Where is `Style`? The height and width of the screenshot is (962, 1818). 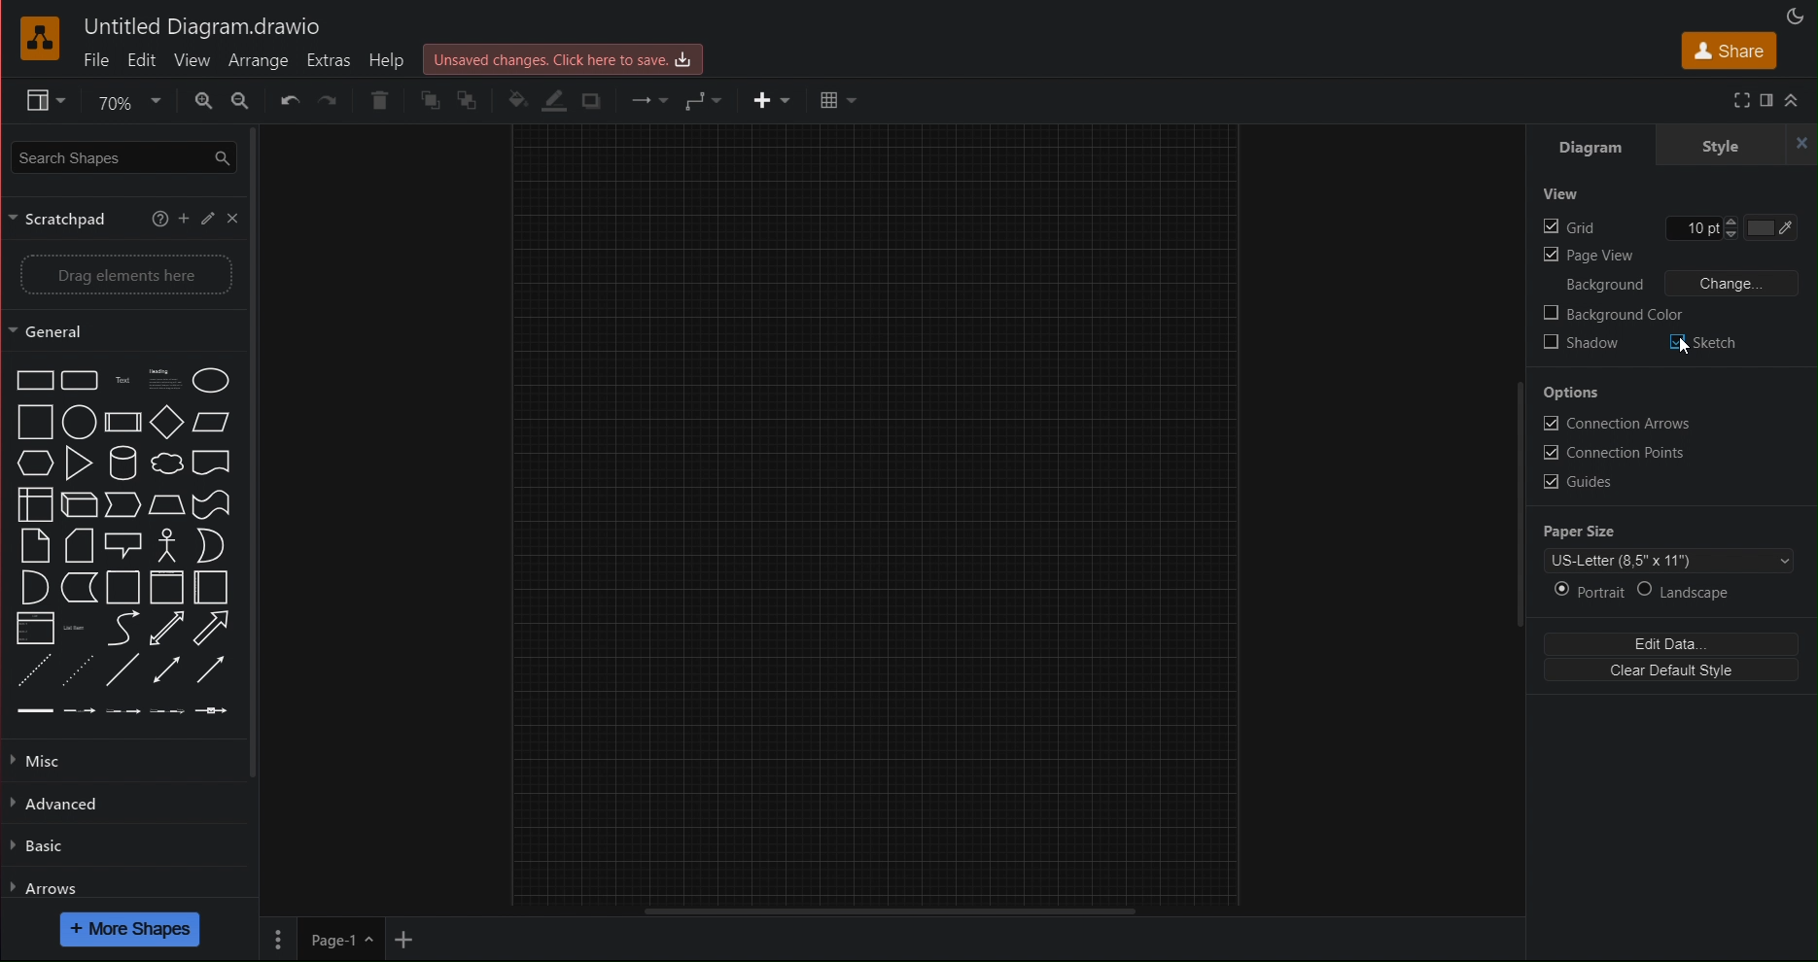 Style is located at coordinates (1722, 146).